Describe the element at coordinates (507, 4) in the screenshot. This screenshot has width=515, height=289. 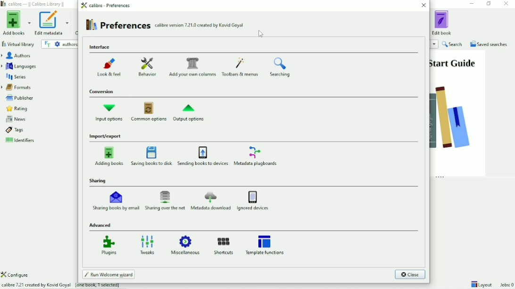
I see `Close` at that location.